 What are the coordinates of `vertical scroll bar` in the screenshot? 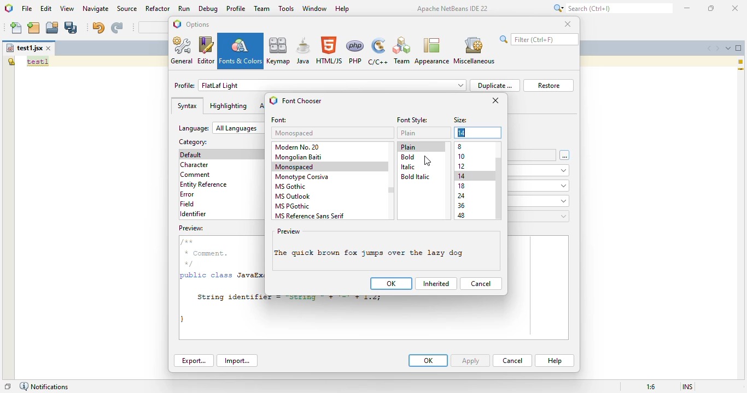 It's located at (391, 189).